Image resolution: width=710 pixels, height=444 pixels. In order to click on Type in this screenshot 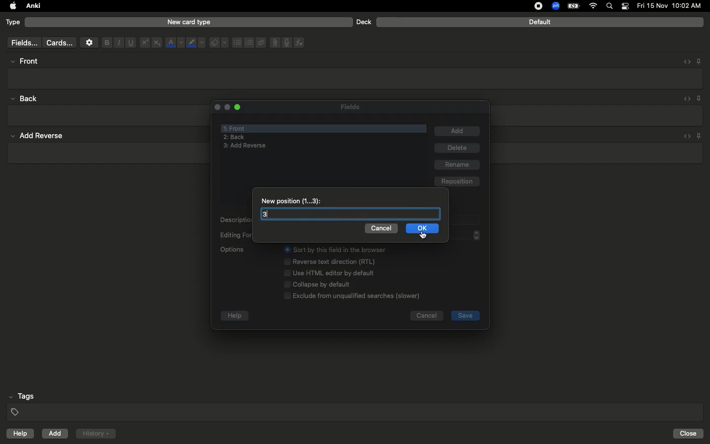, I will do `click(13, 23)`.